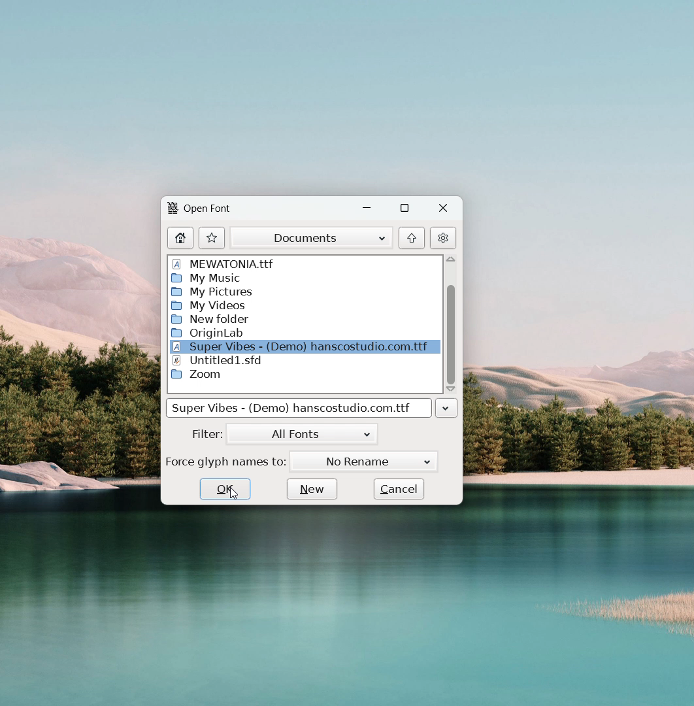  I want to click on documents, so click(313, 237).